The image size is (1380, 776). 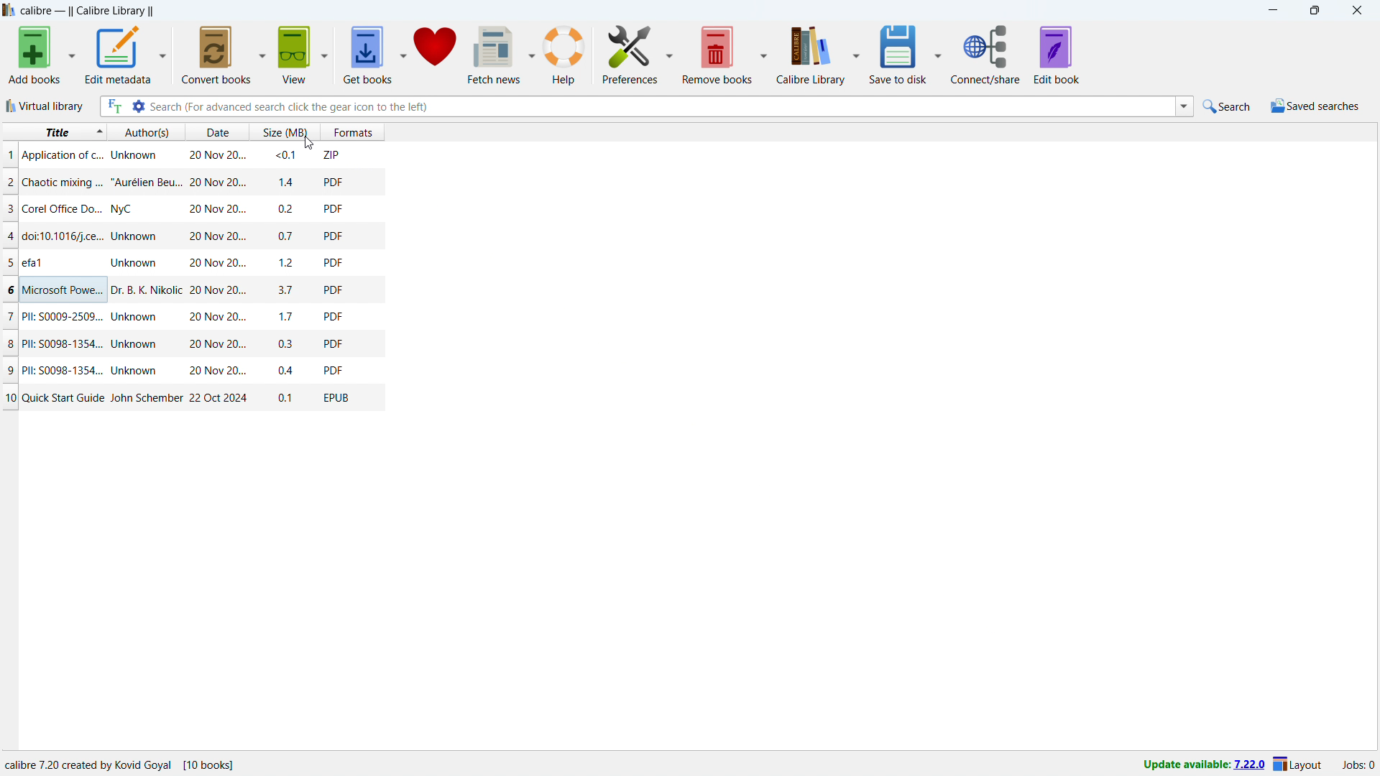 What do you see at coordinates (333, 154) in the screenshot?
I see `ZIP` at bounding box center [333, 154].